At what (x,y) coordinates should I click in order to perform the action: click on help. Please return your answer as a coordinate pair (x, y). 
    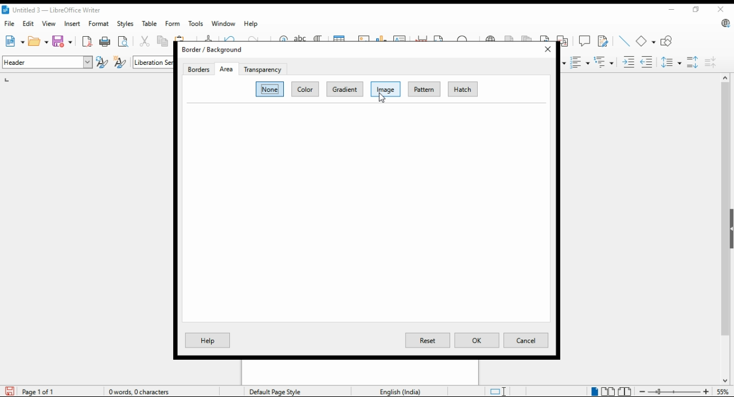
    Looking at the image, I should click on (209, 340).